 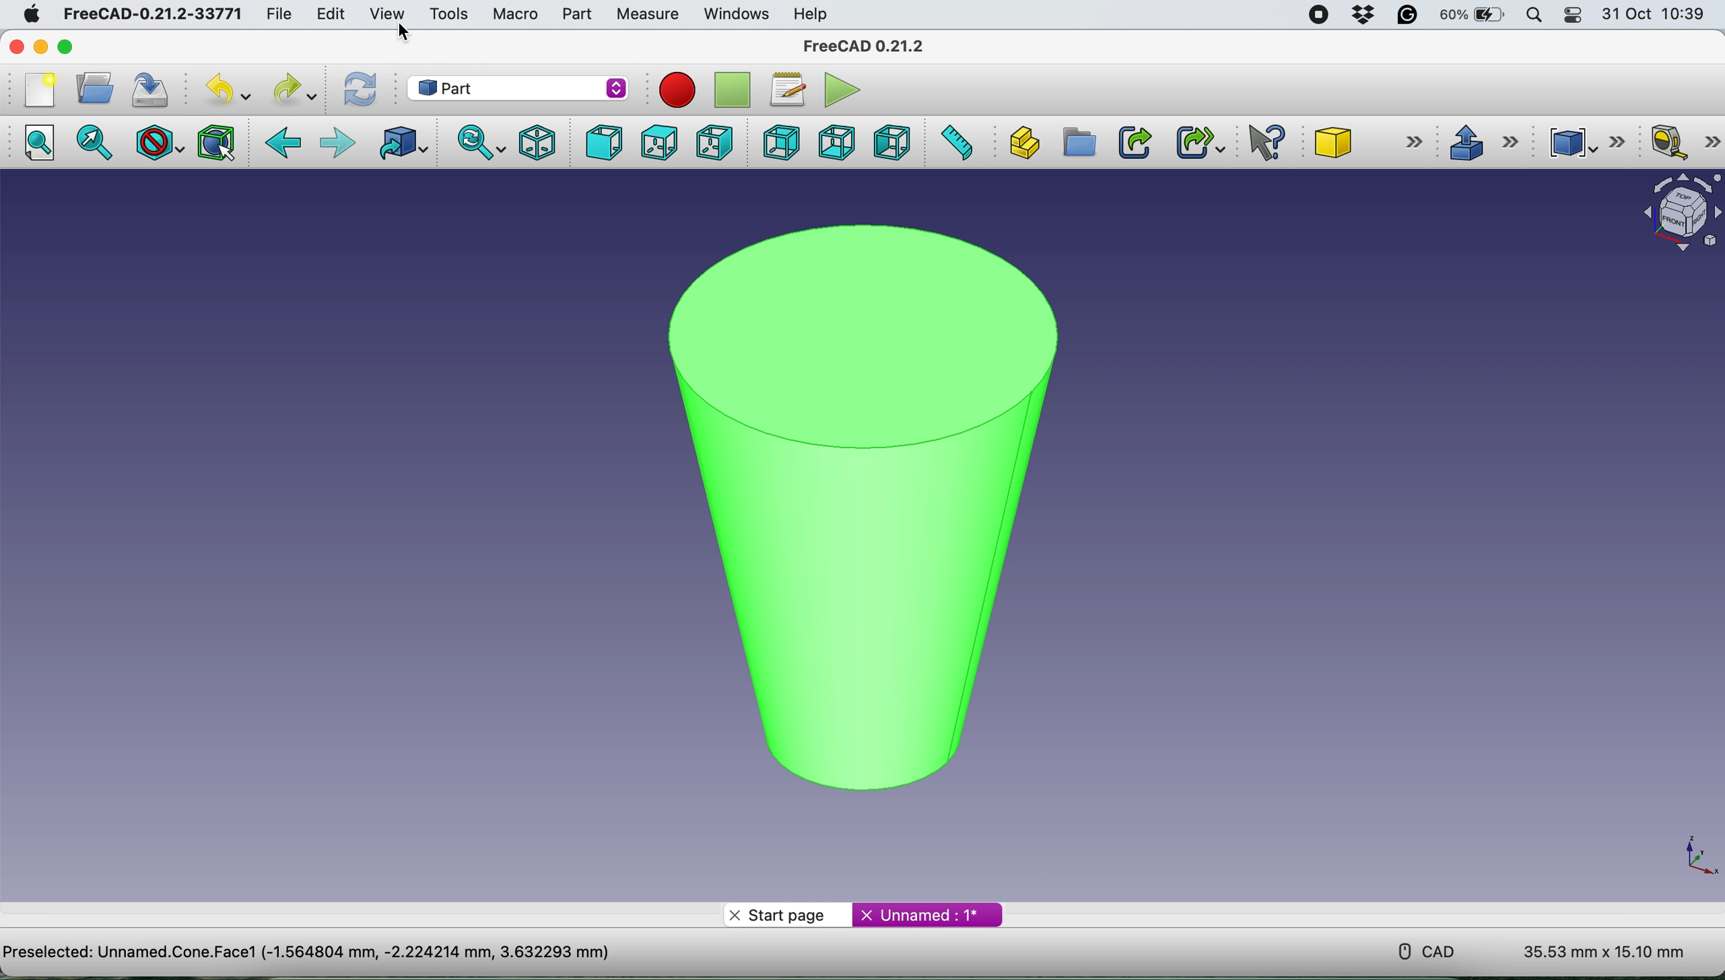 What do you see at coordinates (713, 141) in the screenshot?
I see `right` at bounding box center [713, 141].